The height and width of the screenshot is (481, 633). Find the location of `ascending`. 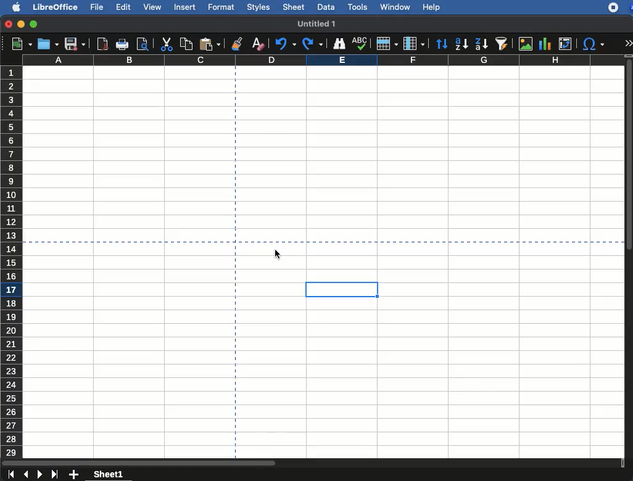

ascending is located at coordinates (461, 43).